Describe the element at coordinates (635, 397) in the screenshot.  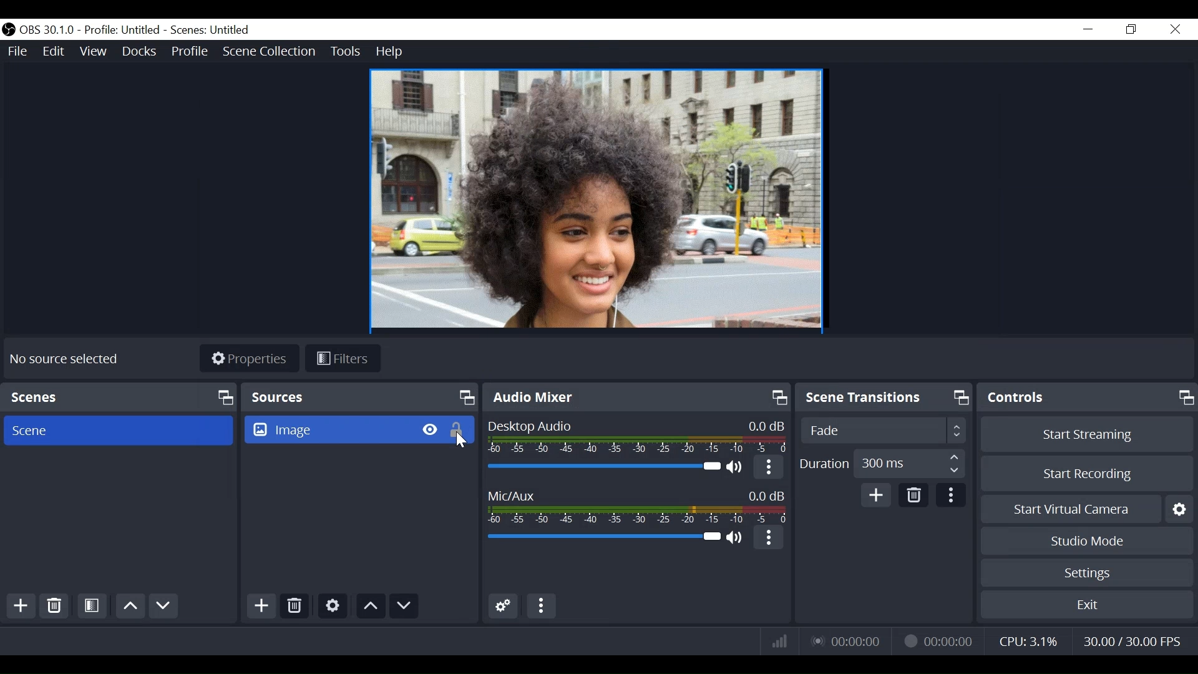
I see `Audio Mixer` at that location.